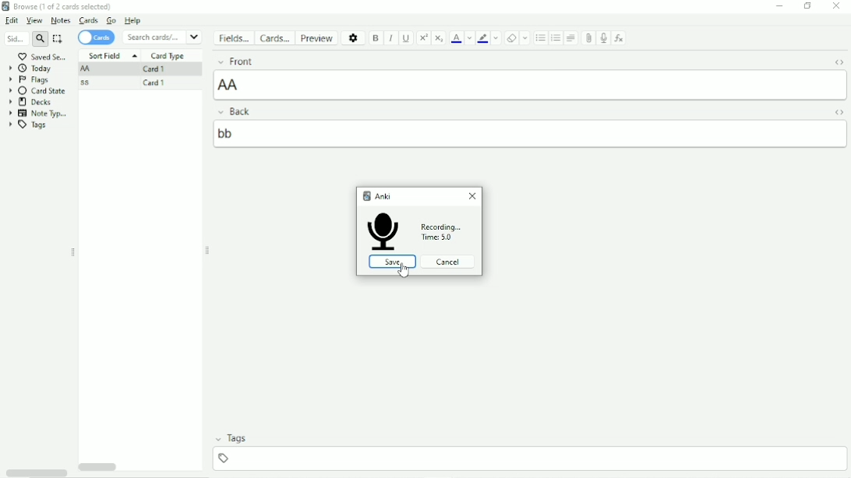 This screenshot has height=478, width=851. Describe the element at coordinates (497, 37) in the screenshot. I see `Change color` at that location.